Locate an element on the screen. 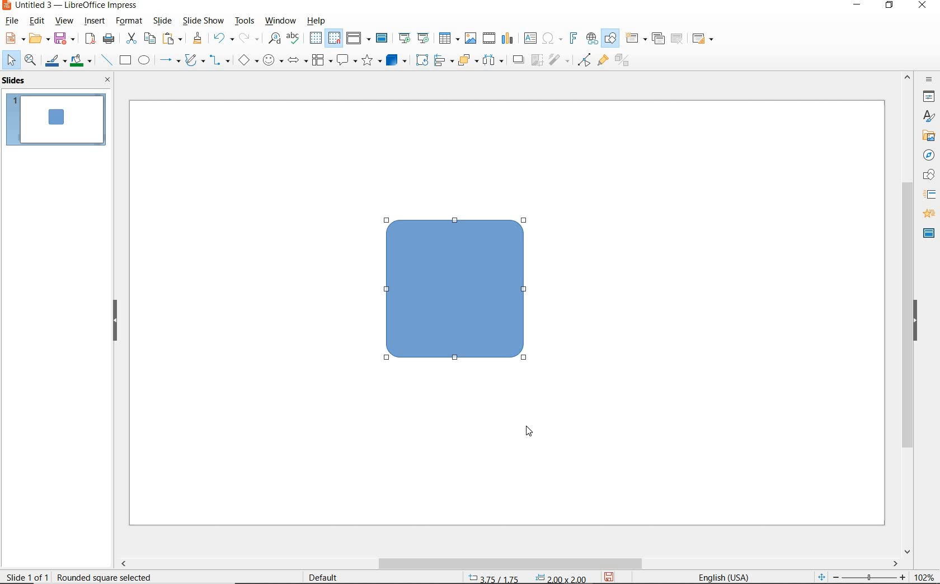 The image size is (940, 584). view is located at coordinates (64, 21).